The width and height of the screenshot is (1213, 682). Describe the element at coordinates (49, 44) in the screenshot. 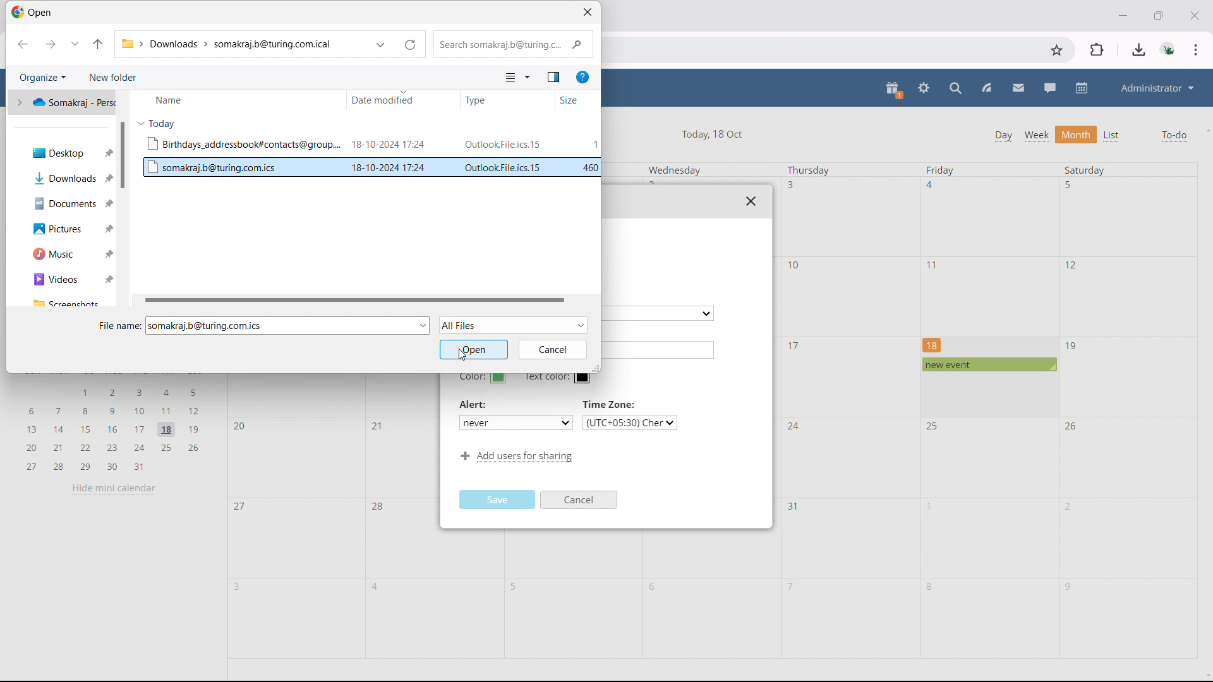

I see `next location` at that location.